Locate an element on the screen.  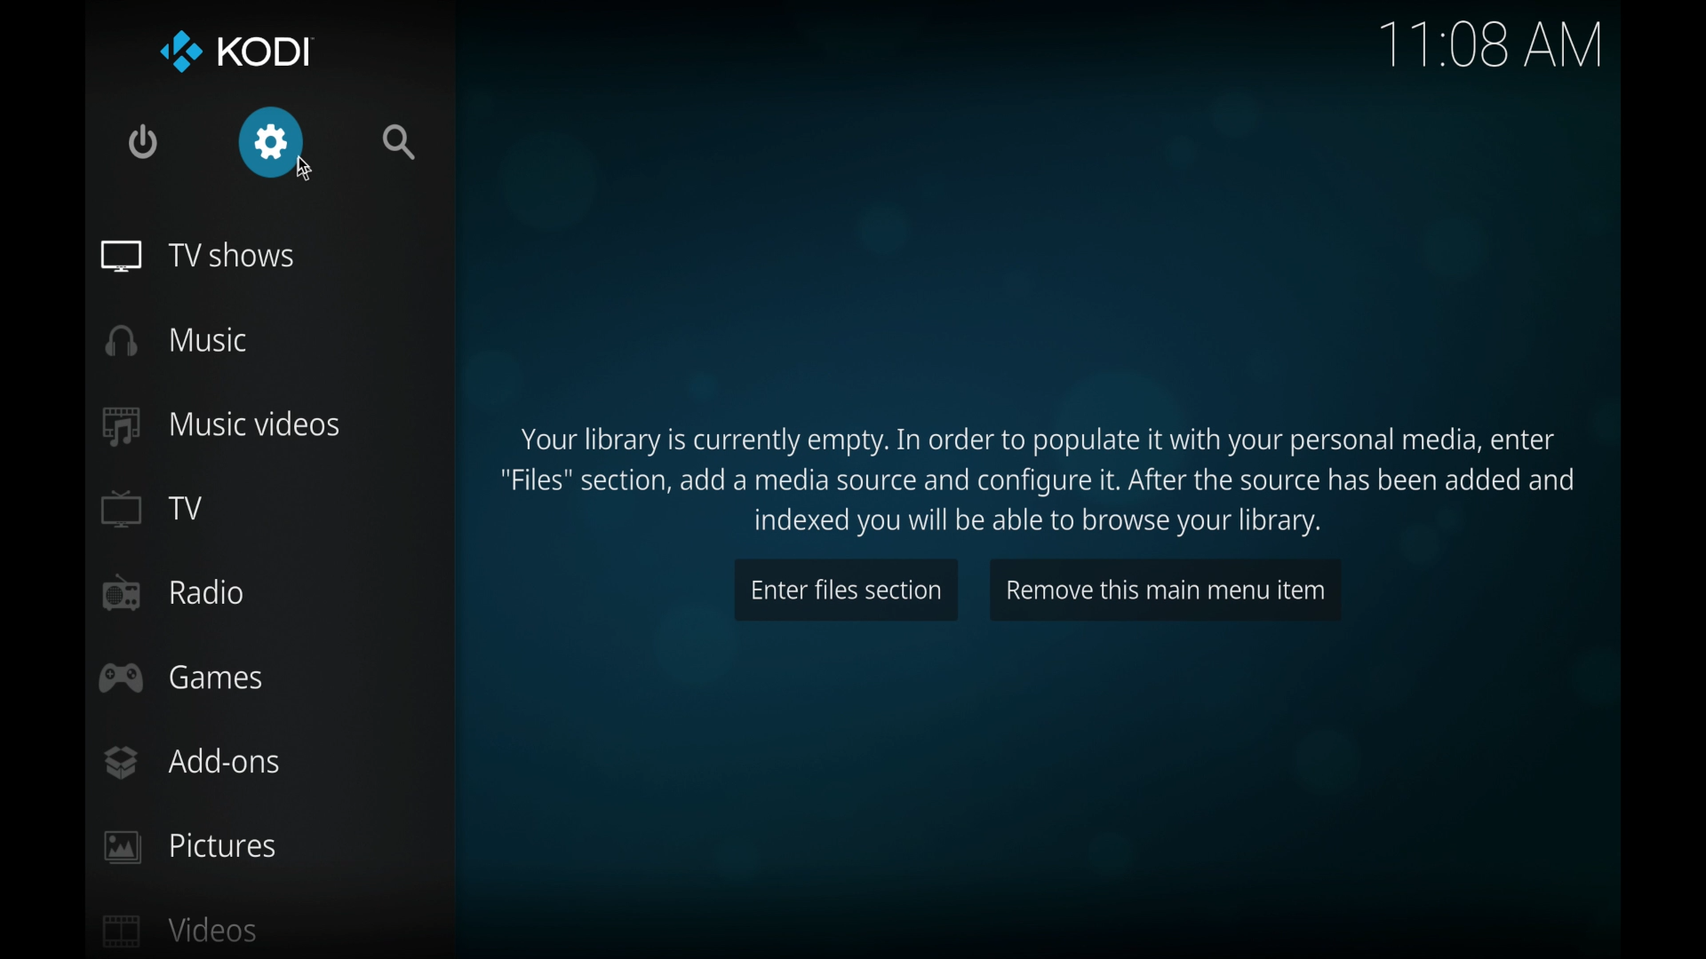
radio is located at coordinates (170, 592).